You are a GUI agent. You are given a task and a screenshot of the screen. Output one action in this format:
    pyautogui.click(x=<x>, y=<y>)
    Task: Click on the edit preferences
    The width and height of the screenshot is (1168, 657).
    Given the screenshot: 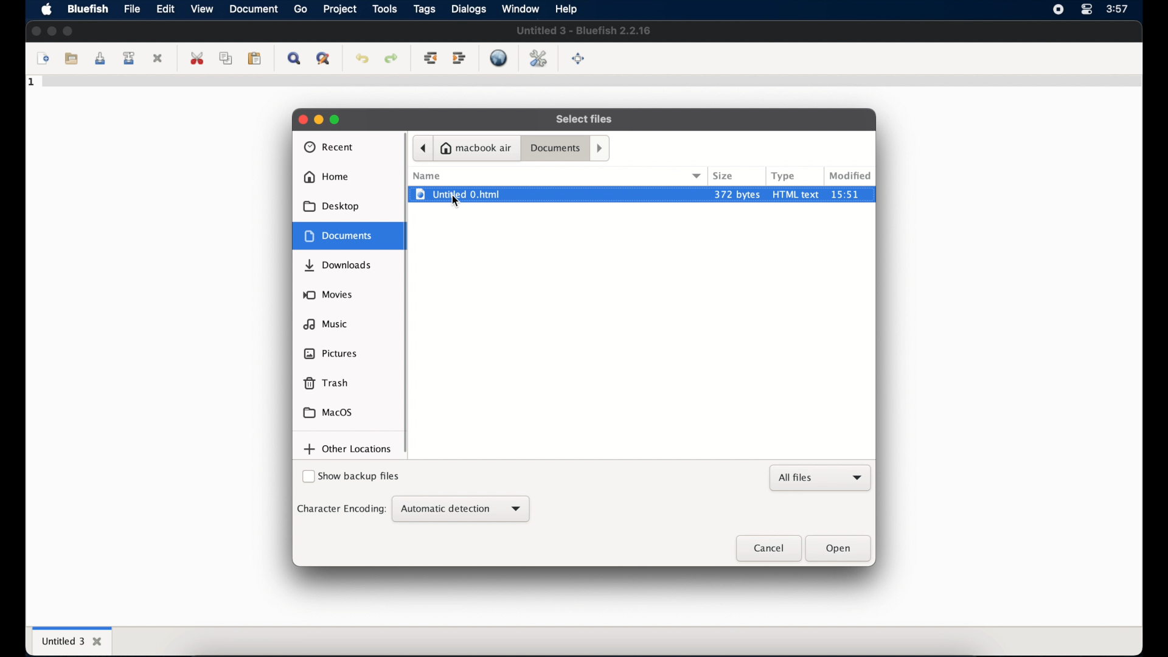 What is the action you would take?
    pyautogui.click(x=538, y=58)
    